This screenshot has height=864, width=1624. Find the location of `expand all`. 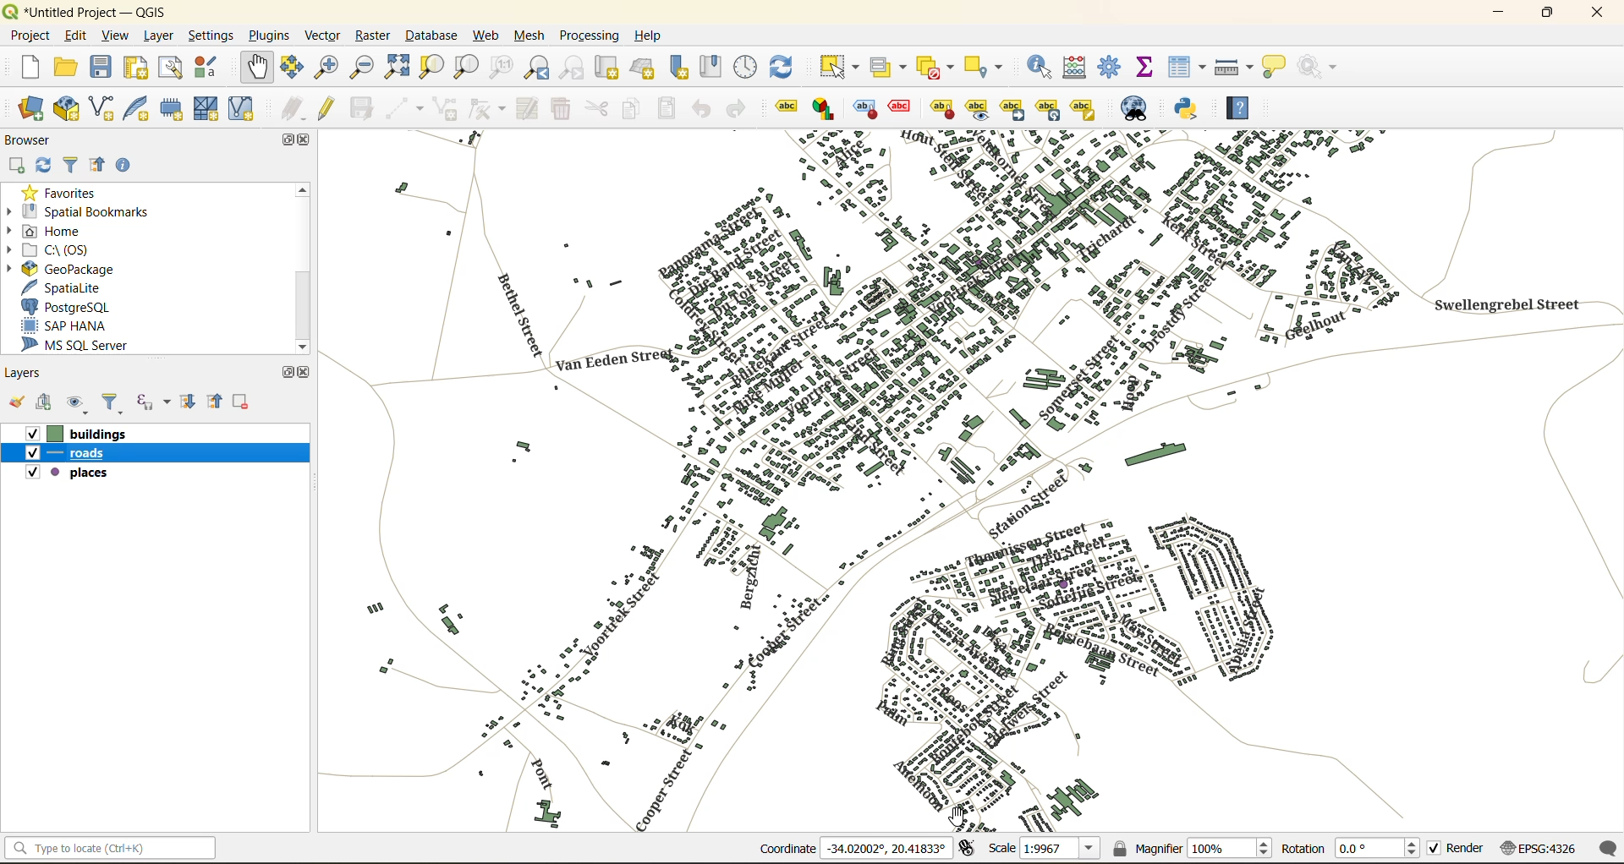

expand all is located at coordinates (184, 404).